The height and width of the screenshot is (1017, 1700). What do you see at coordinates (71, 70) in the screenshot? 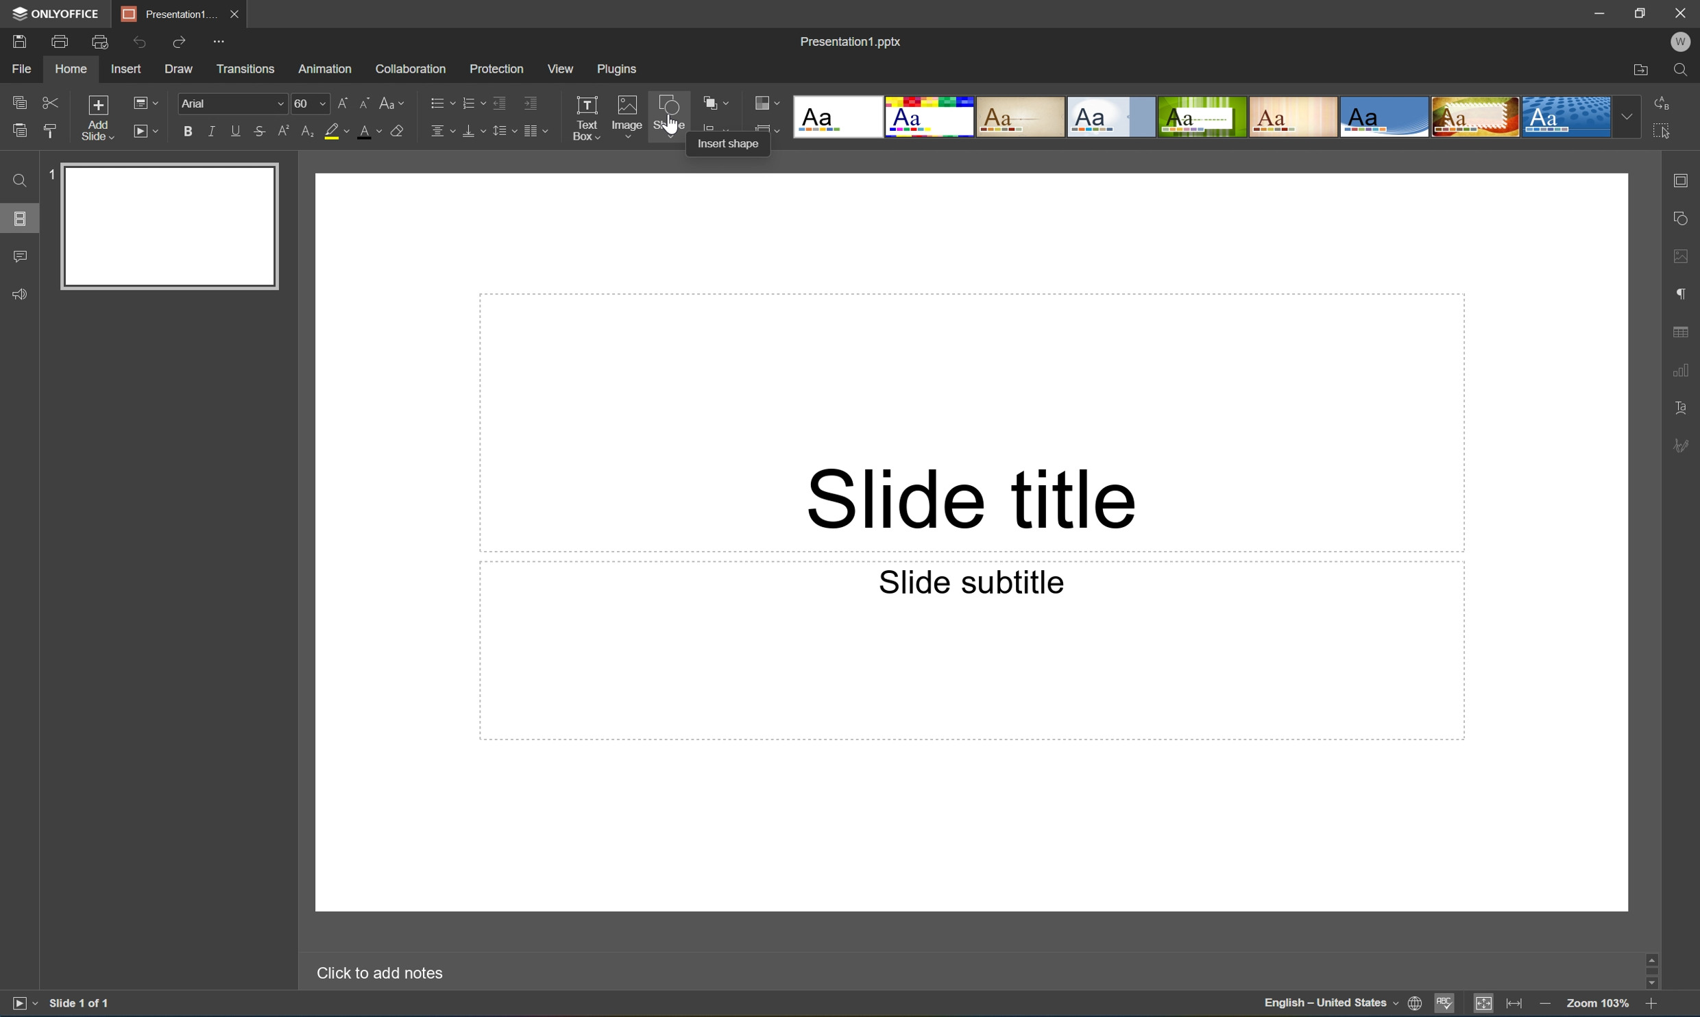
I see `Home` at bounding box center [71, 70].